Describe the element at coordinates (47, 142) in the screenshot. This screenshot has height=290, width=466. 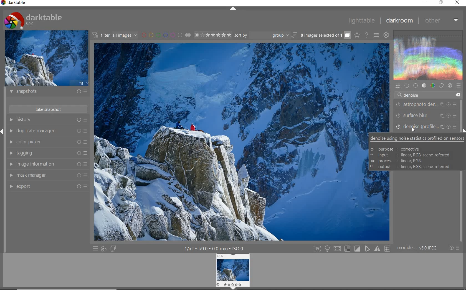
I see `color picker` at that location.